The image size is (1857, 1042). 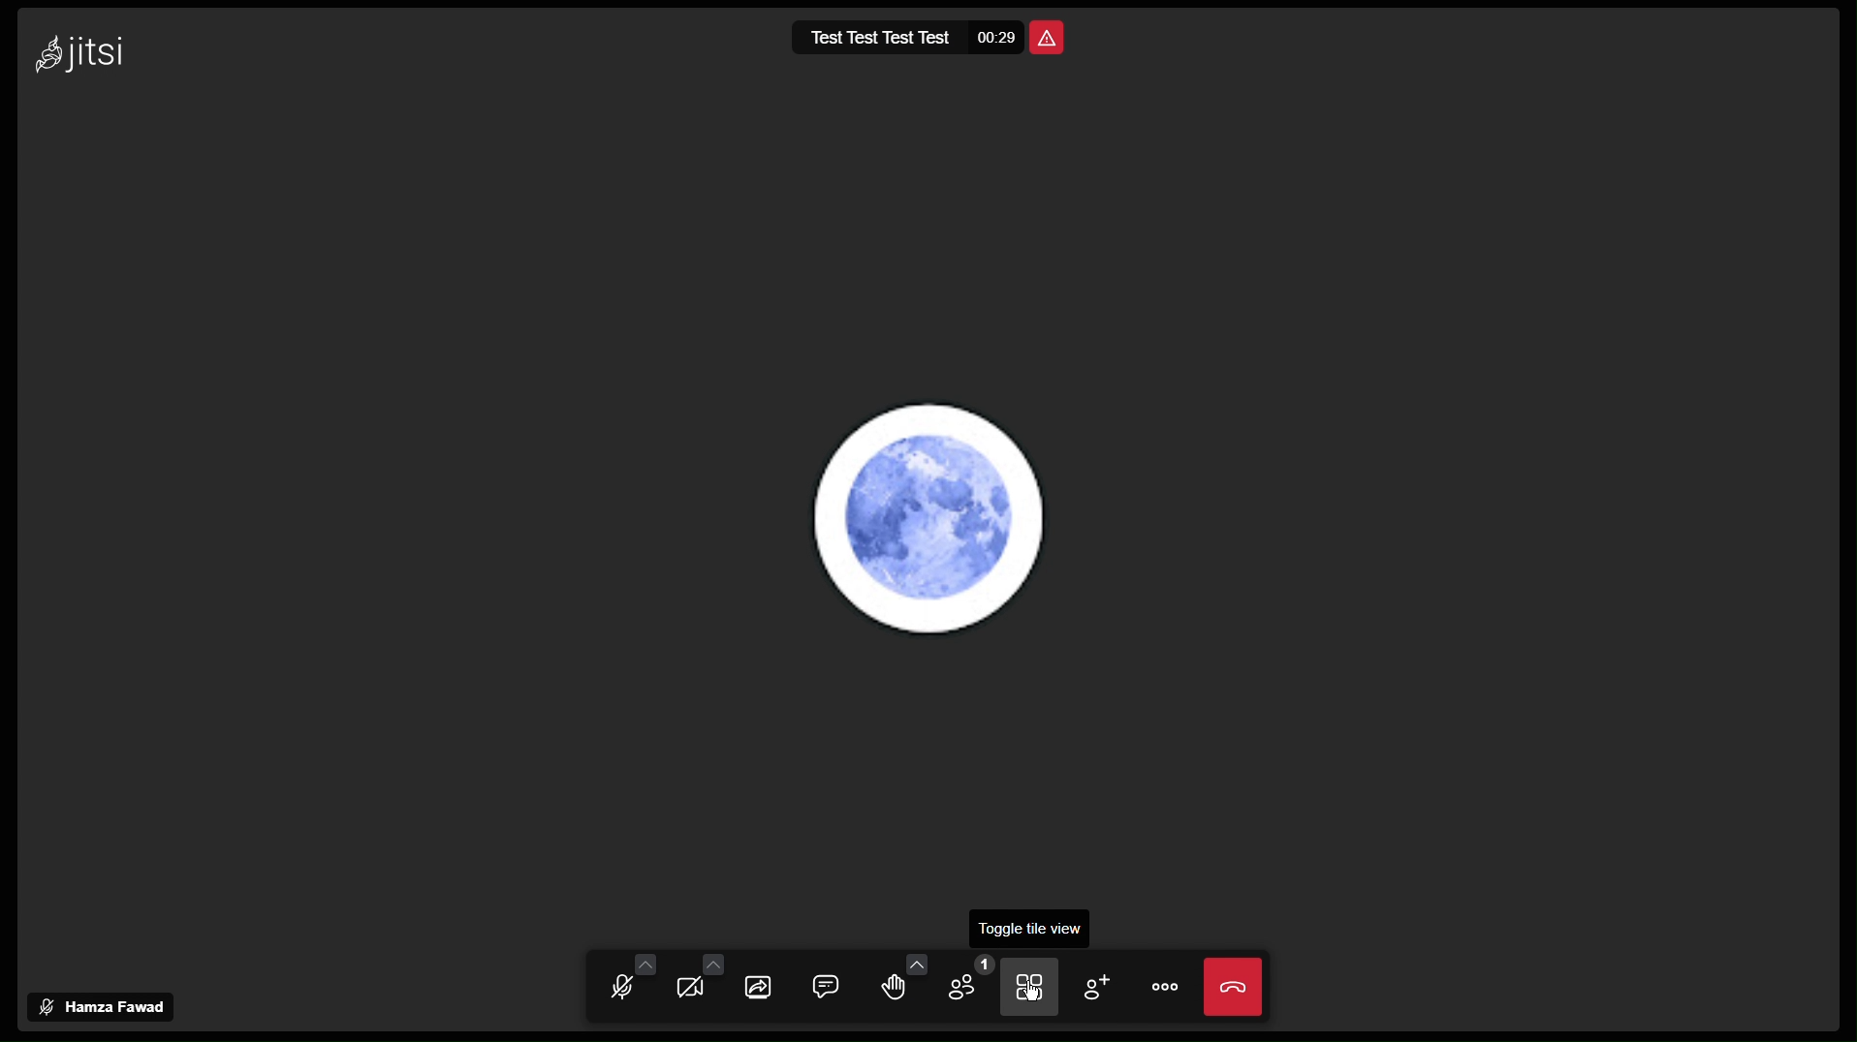 I want to click on Jitsi, so click(x=76, y=50).